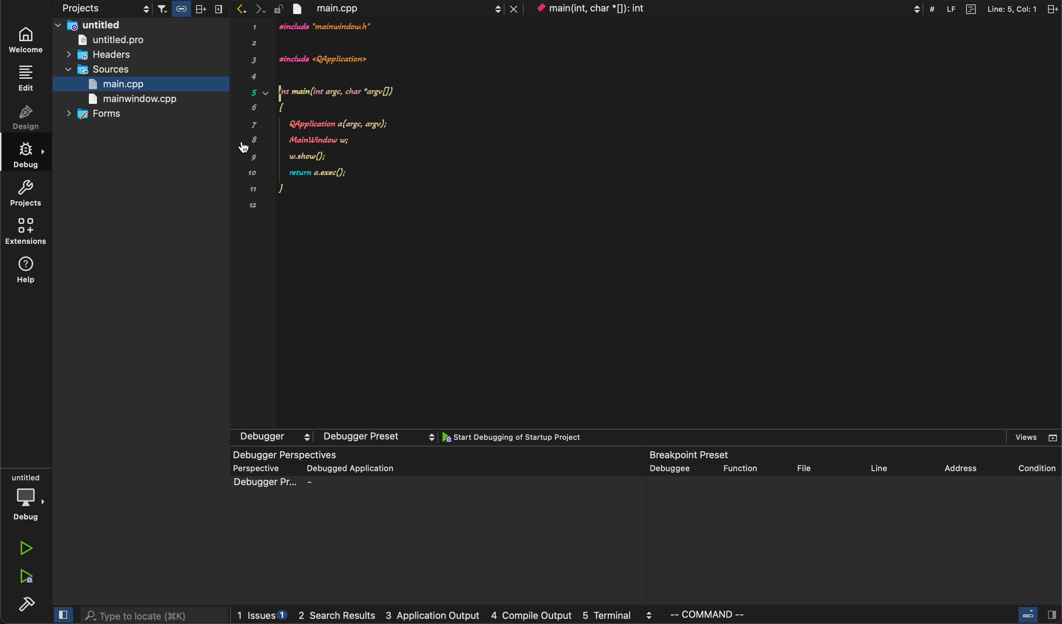  I want to click on command, so click(738, 615).